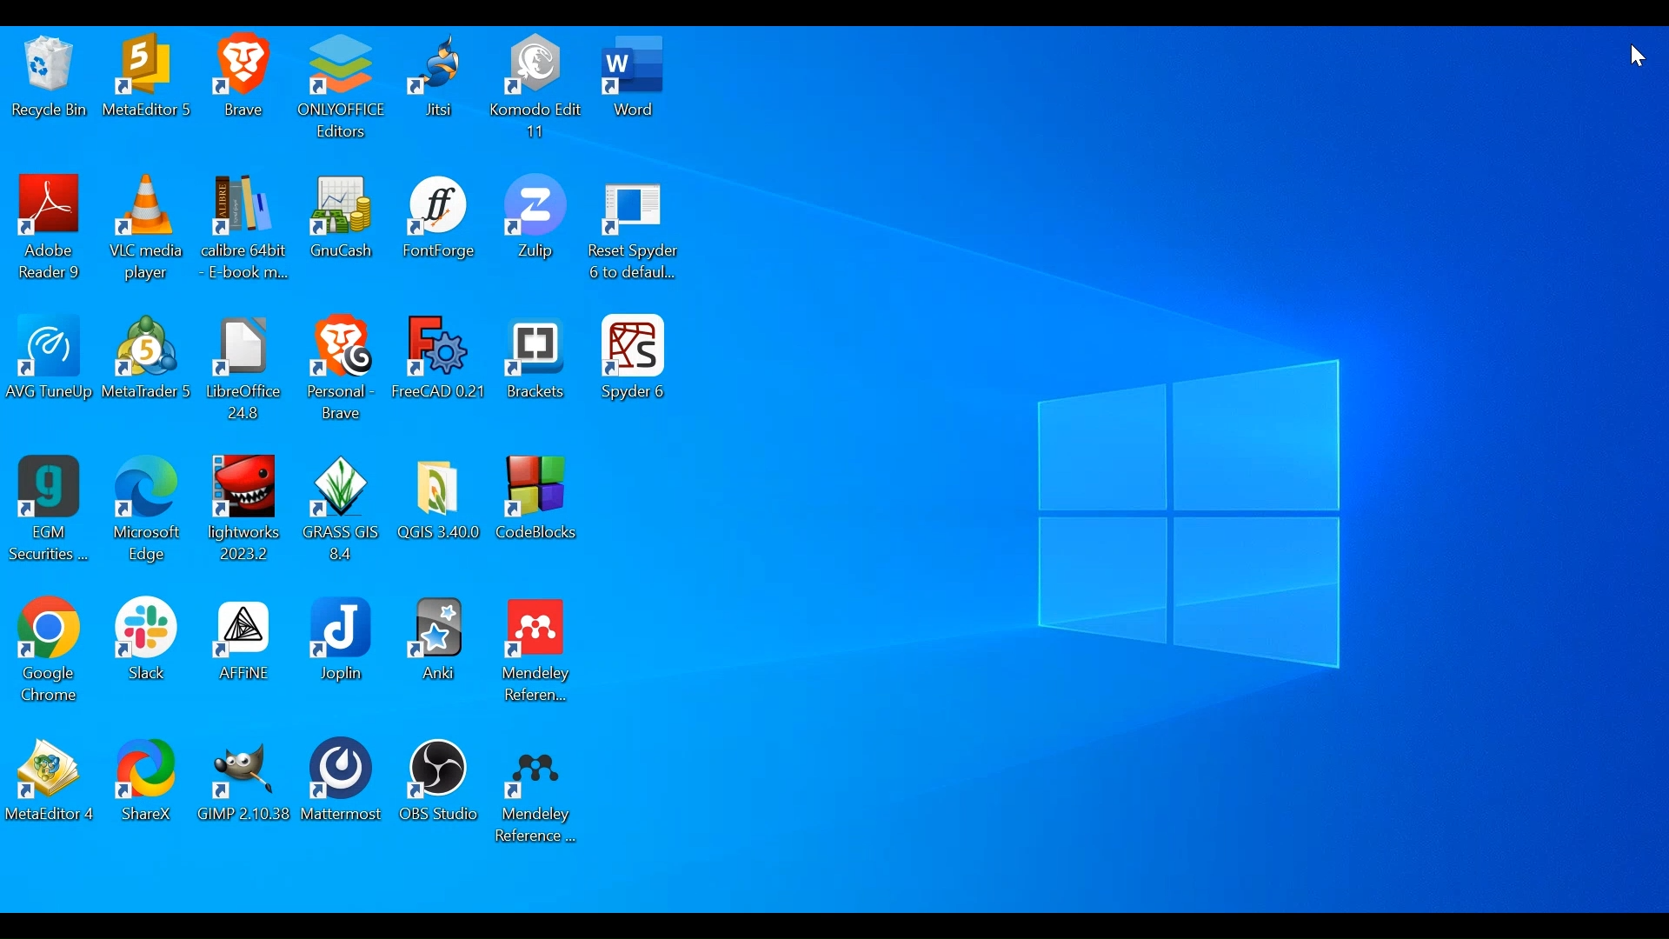 Image resolution: width=1669 pixels, height=939 pixels. Describe the element at coordinates (244, 230) in the screenshot. I see `Calibre 64bit- E-book m` at that location.